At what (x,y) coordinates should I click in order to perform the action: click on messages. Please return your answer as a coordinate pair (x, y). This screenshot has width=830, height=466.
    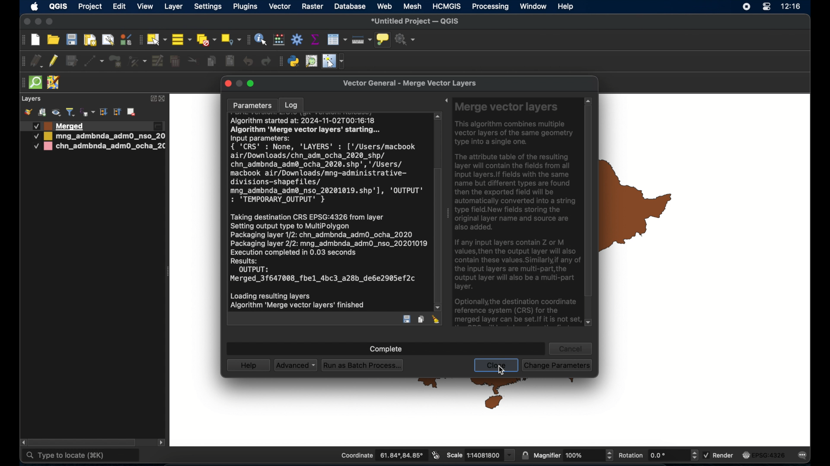
    Looking at the image, I should click on (804, 456).